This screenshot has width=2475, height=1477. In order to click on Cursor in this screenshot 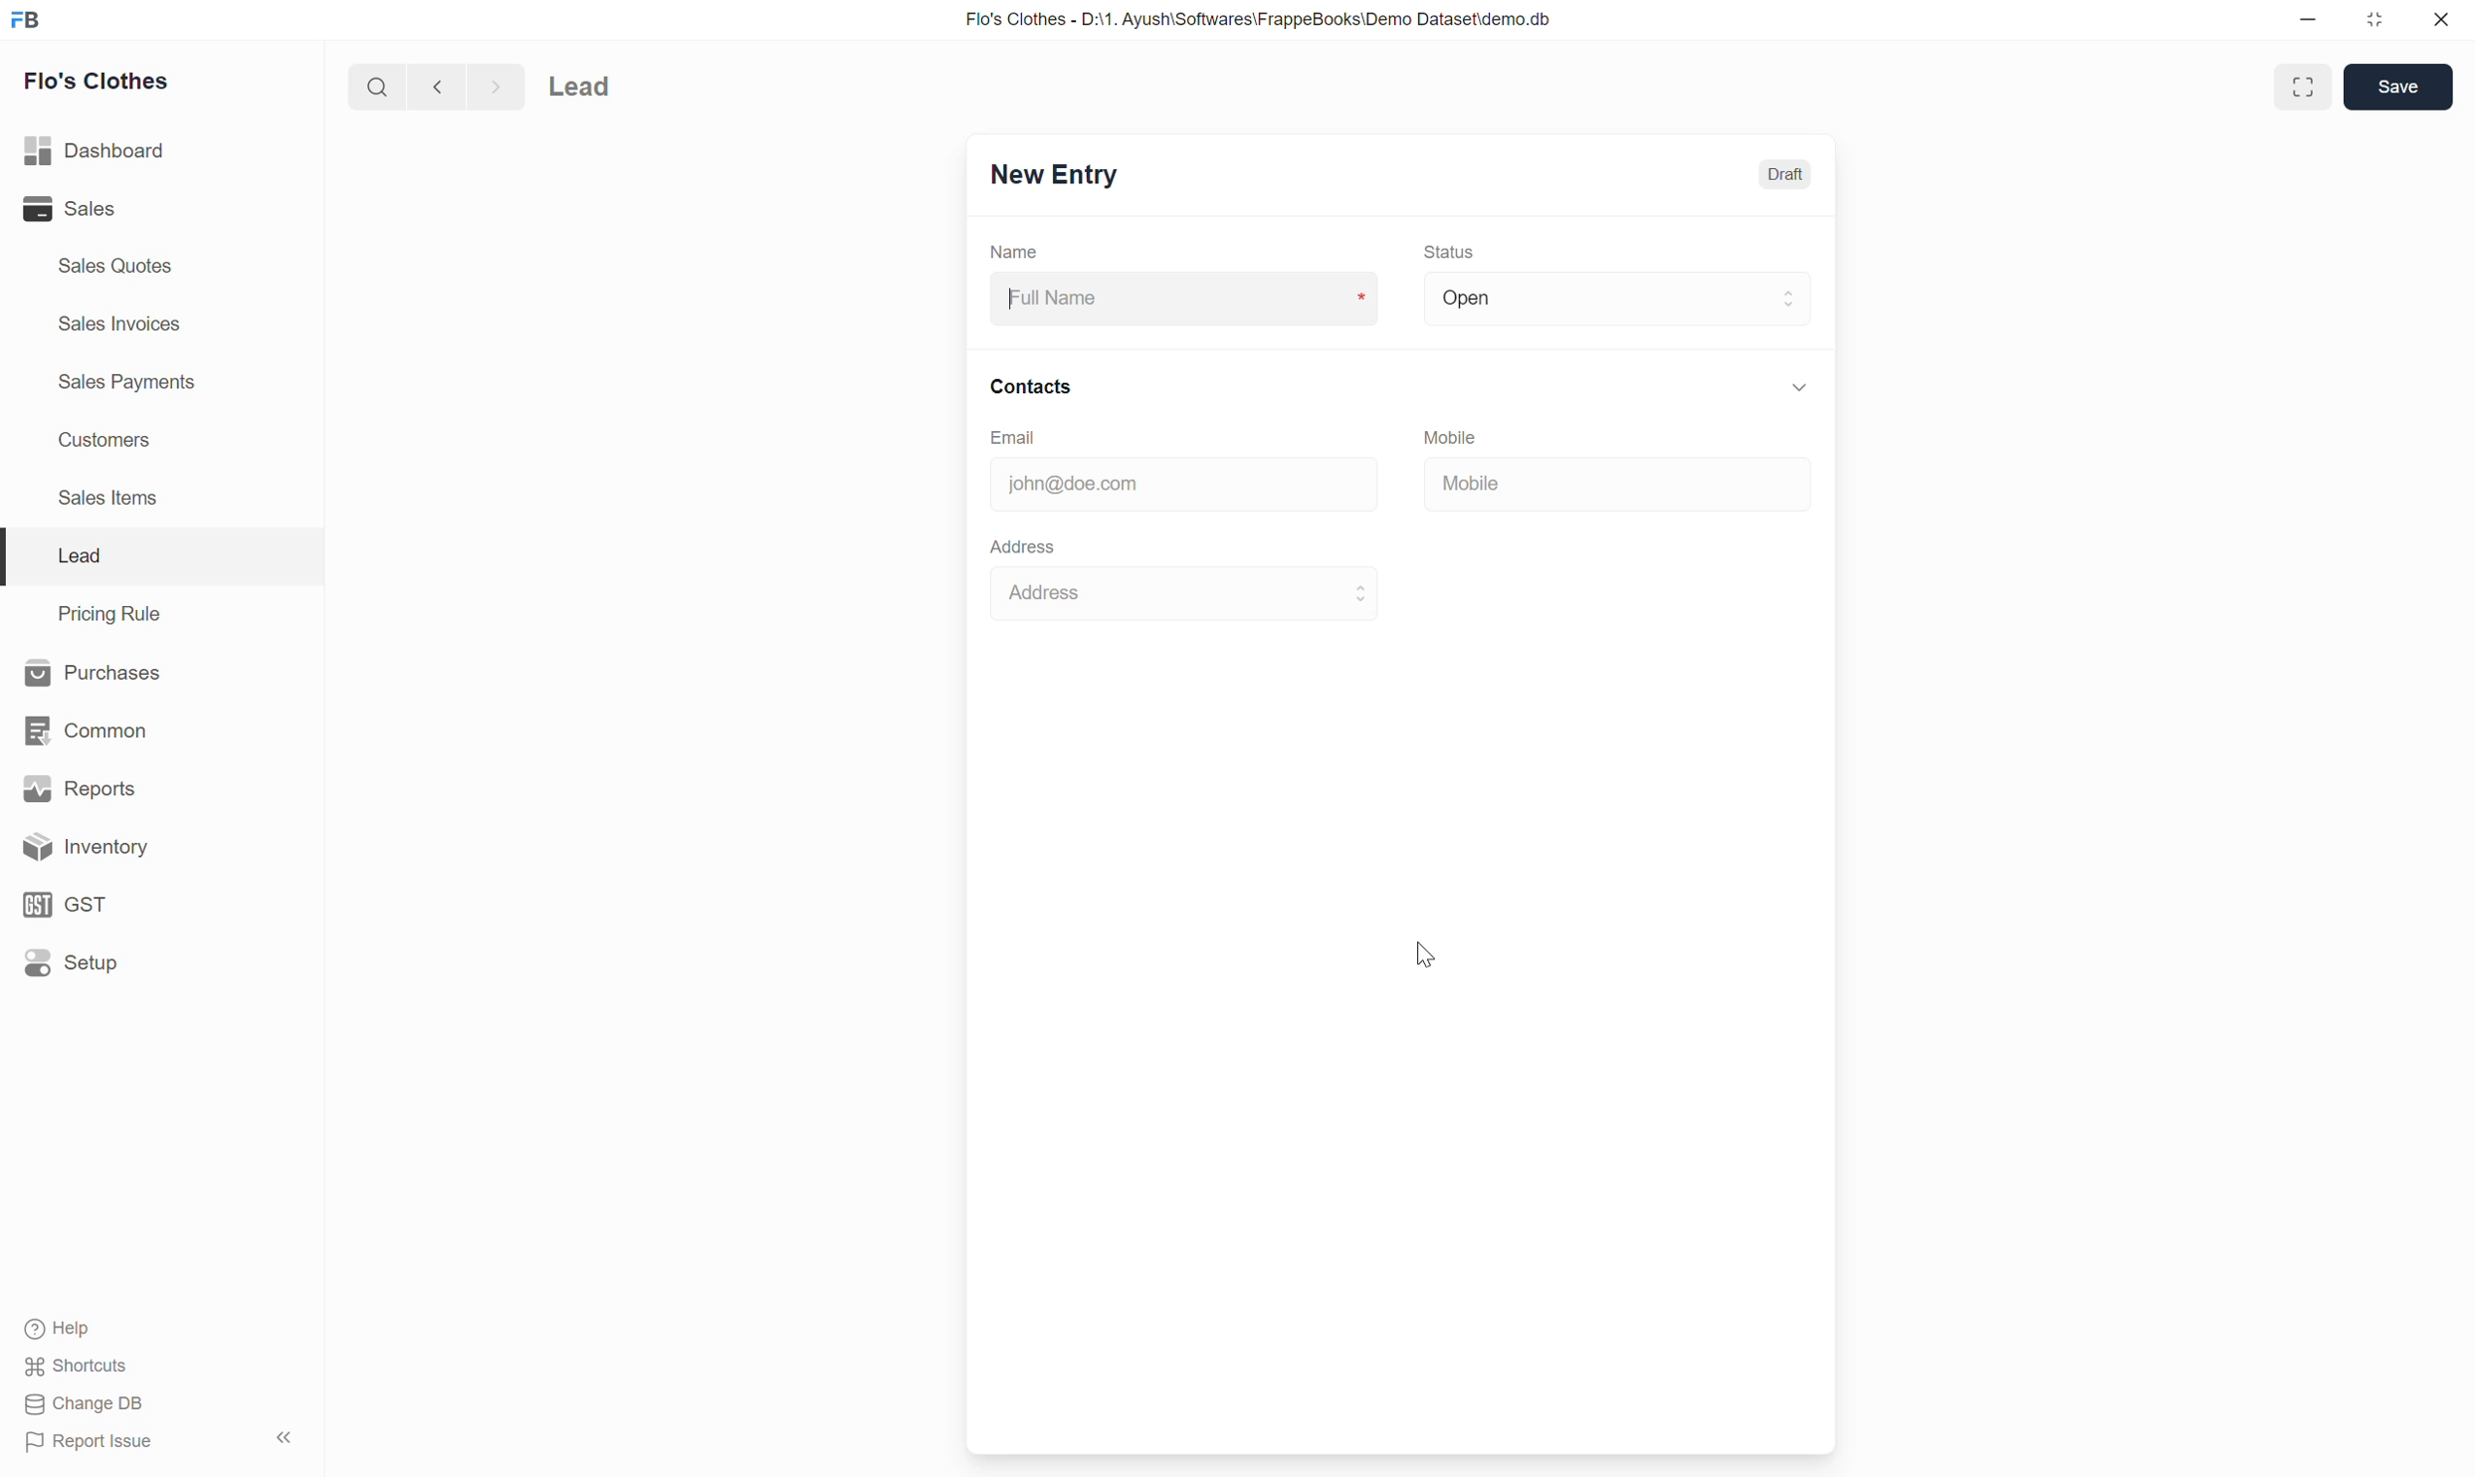, I will do `click(1426, 956)`.